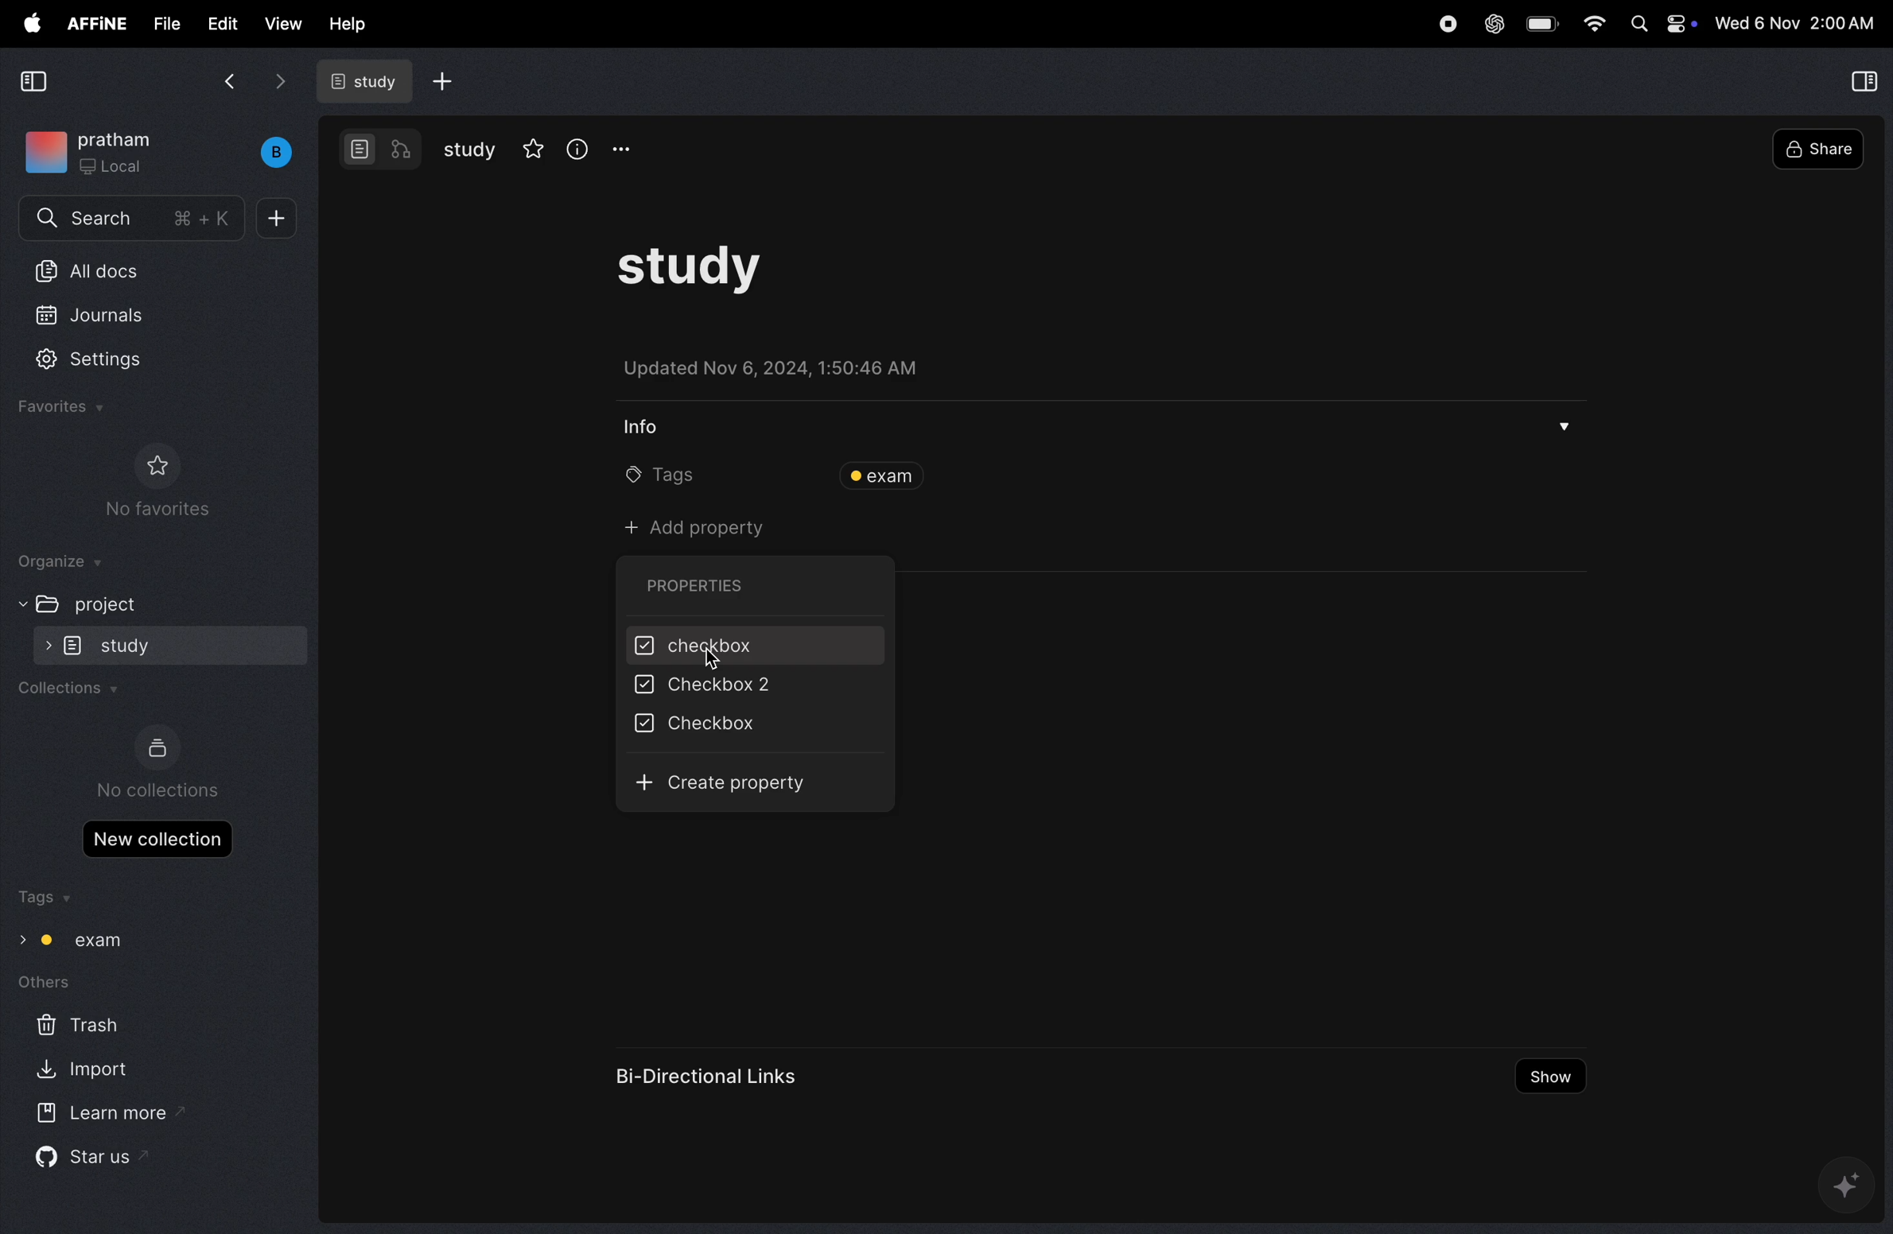 The image size is (1893, 1234). Describe the element at coordinates (161, 766) in the screenshot. I see `no collections` at that location.